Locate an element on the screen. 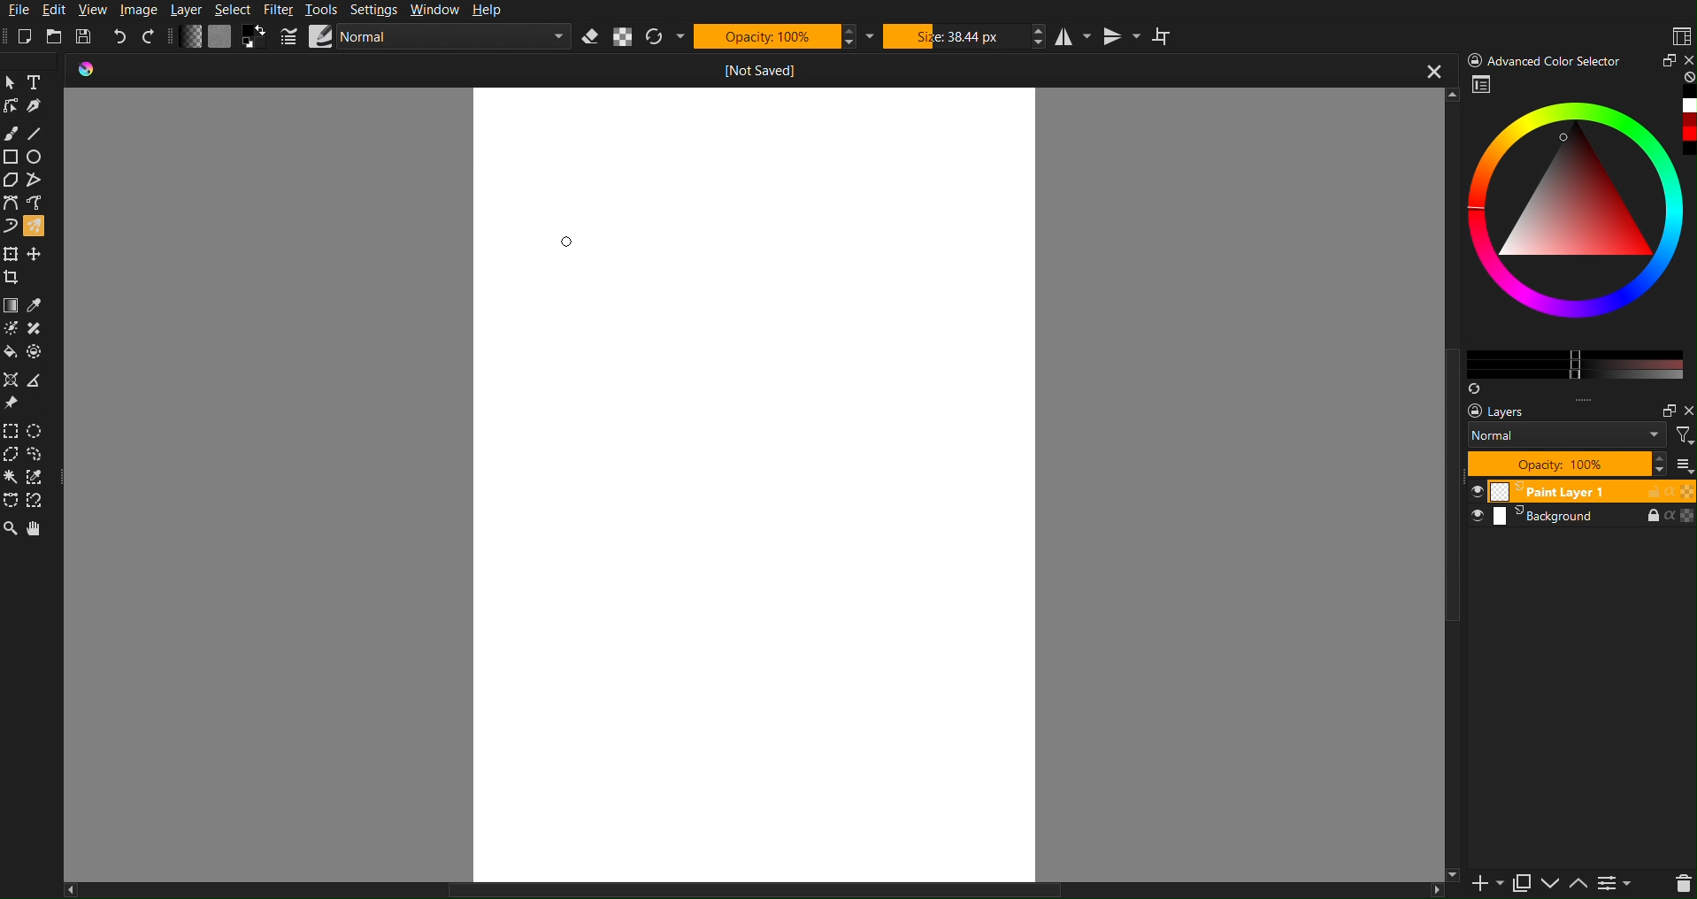  close is located at coordinates (1686, 411).